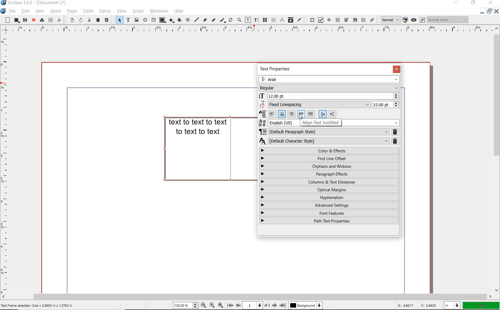 This screenshot has width=500, height=310. I want to click on PATH TEXT PROPERTIES, so click(331, 221).